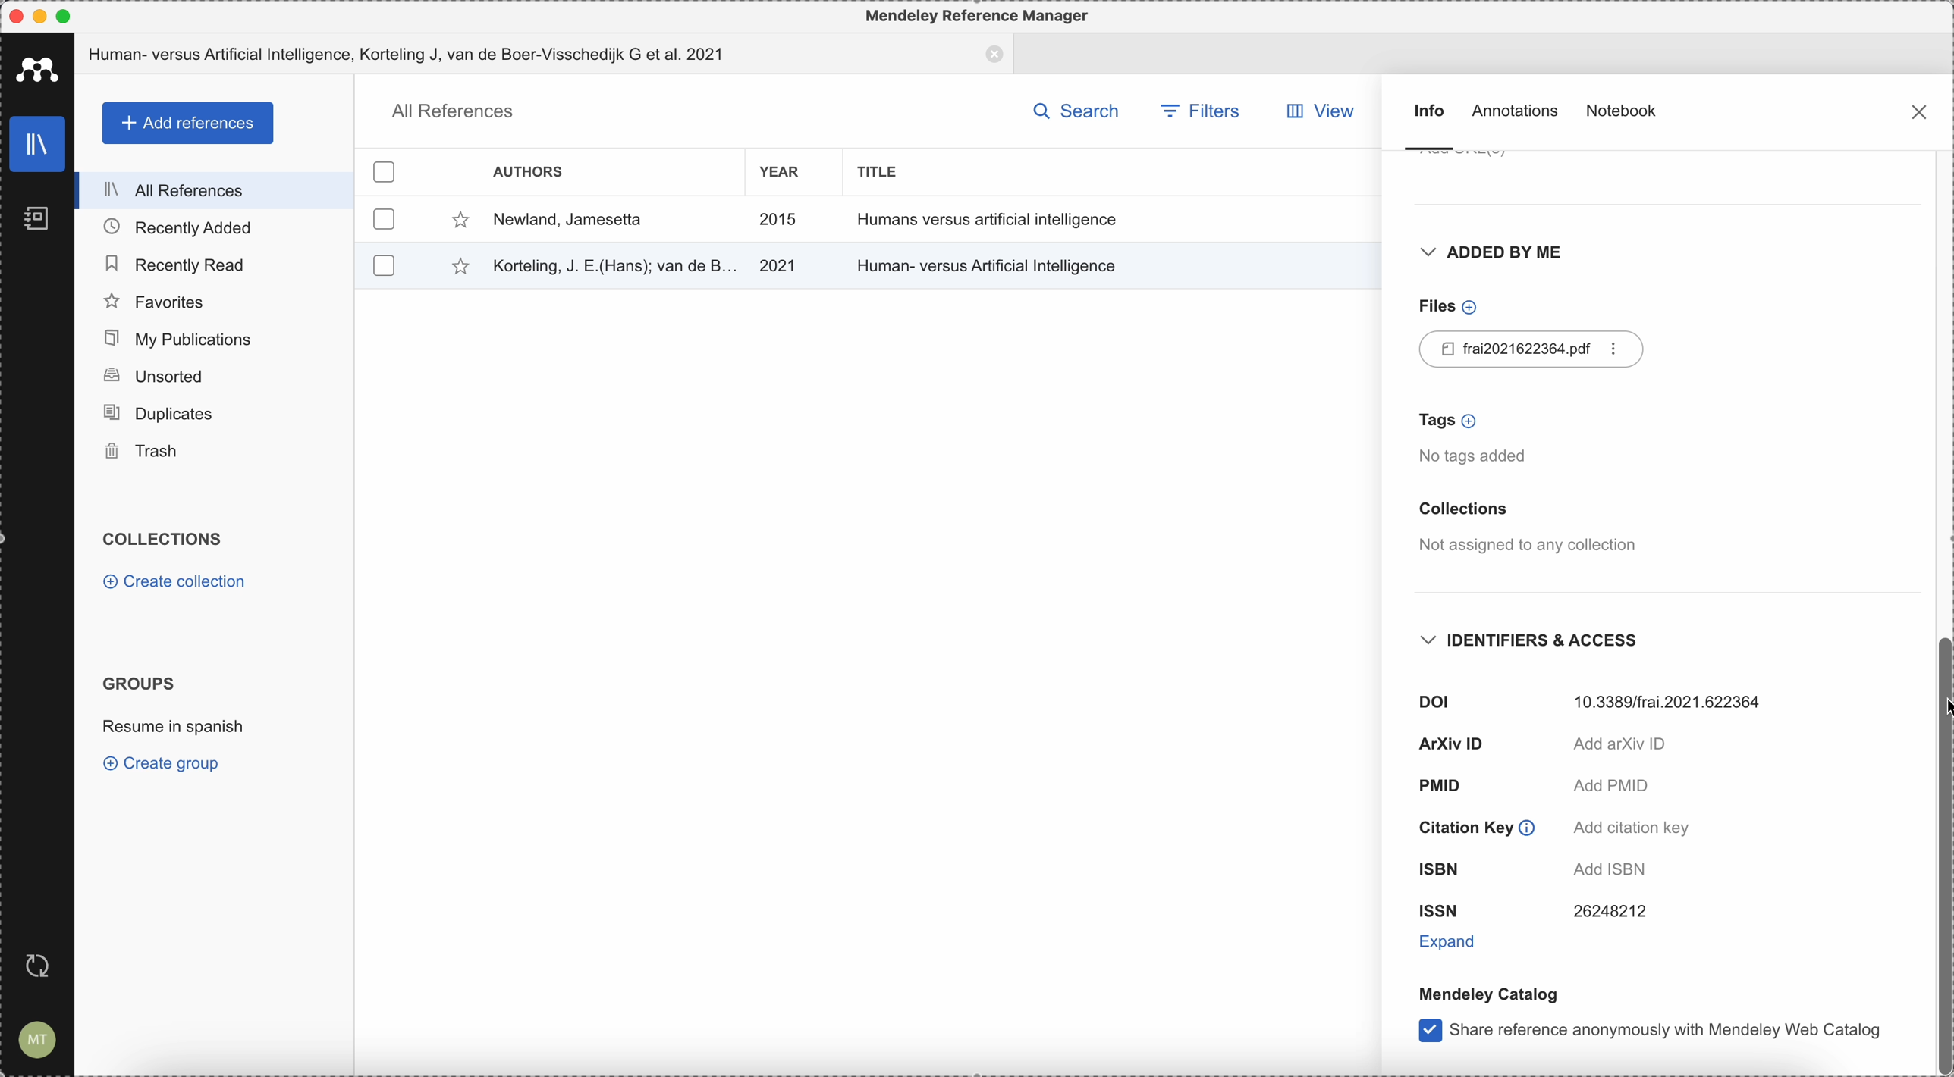 This screenshot has width=1954, height=1077. What do you see at coordinates (30, 140) in the screenshot?
I see `library` at bounding box center [30, 140].